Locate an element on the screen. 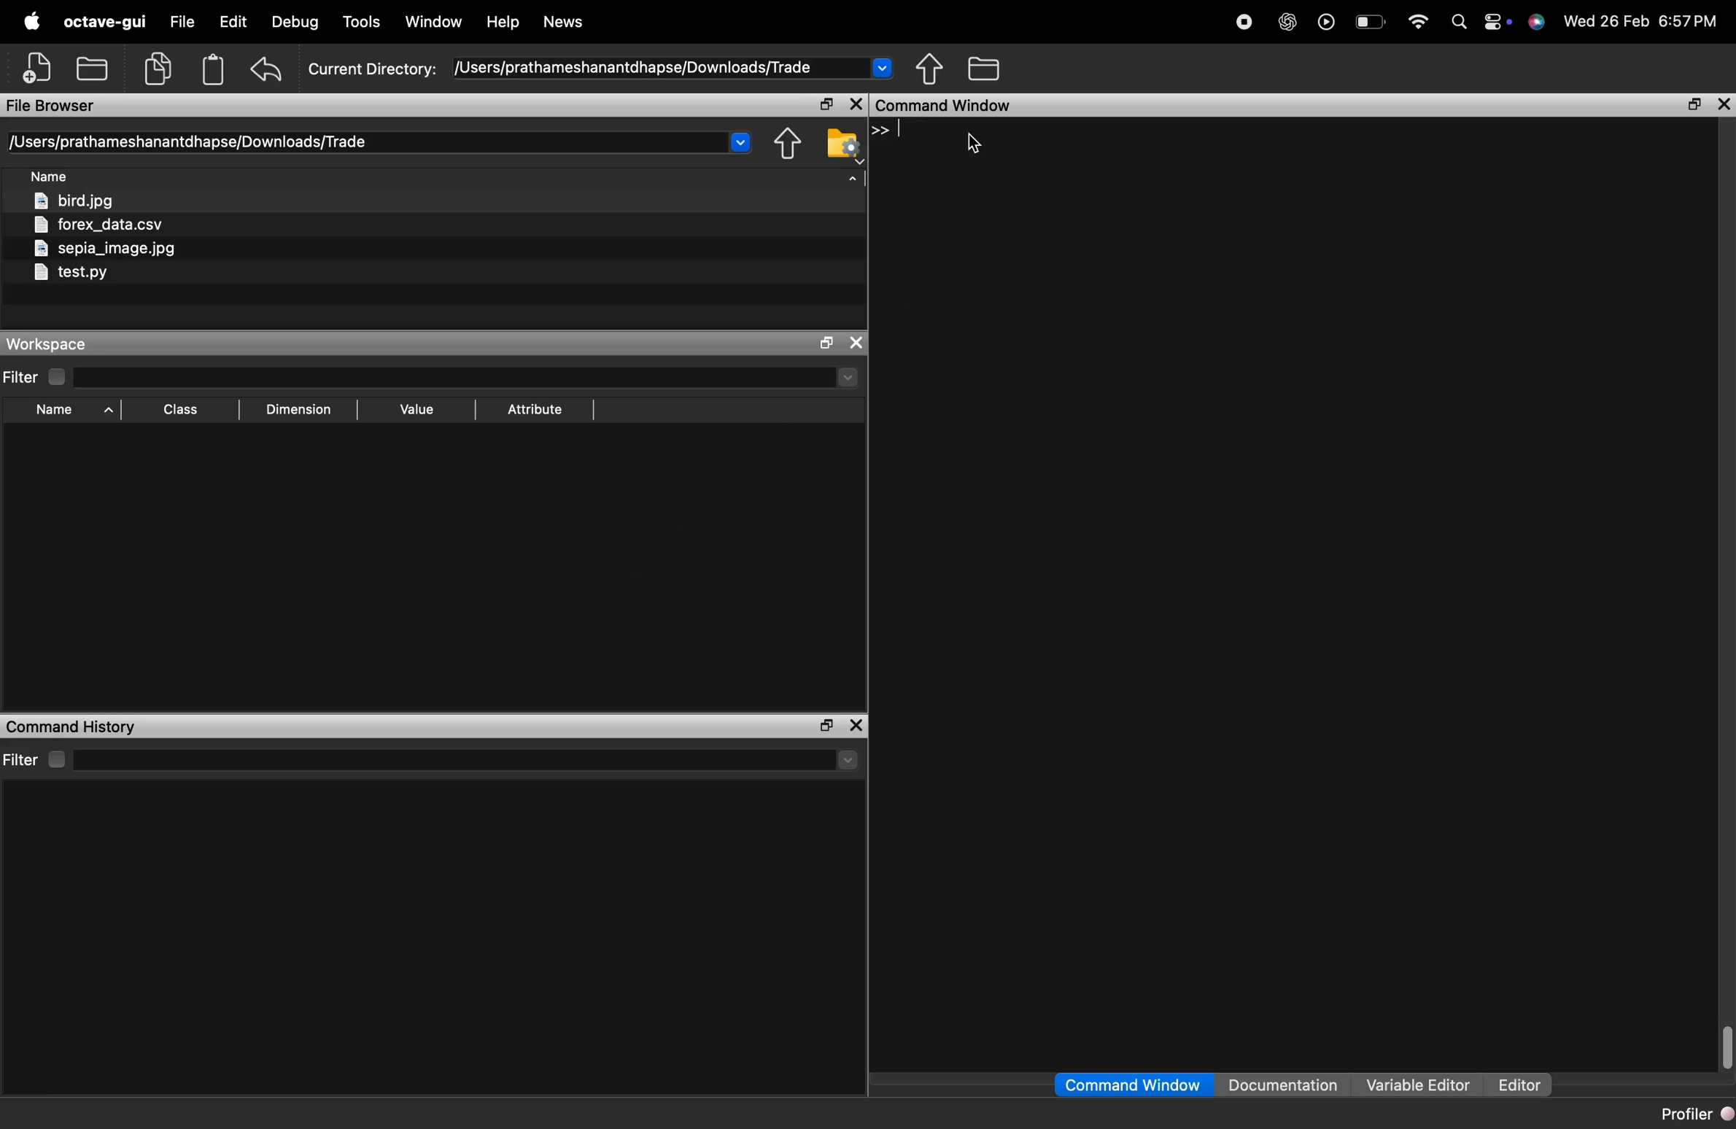  filter is located at coordinates (36, 377).